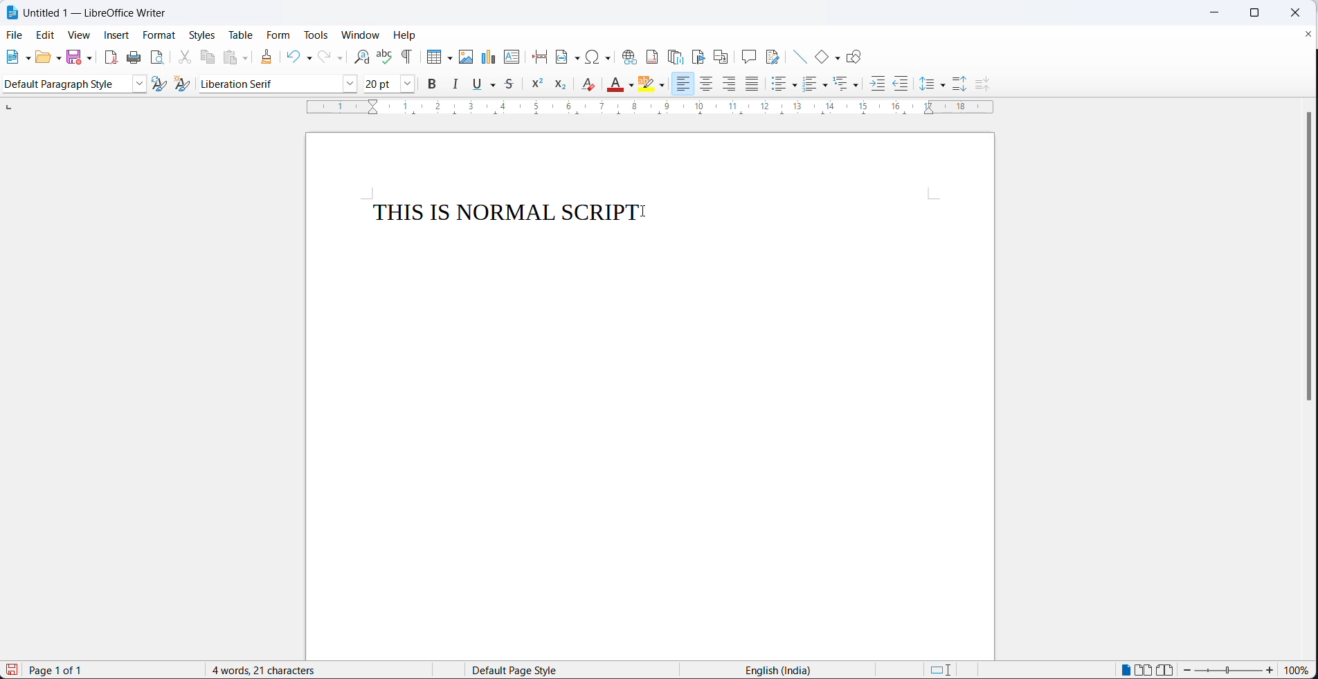  What do you see at coordinates (857, 54) in the screenshot?
I see `show draw functions` at bounding box center [857, 54].